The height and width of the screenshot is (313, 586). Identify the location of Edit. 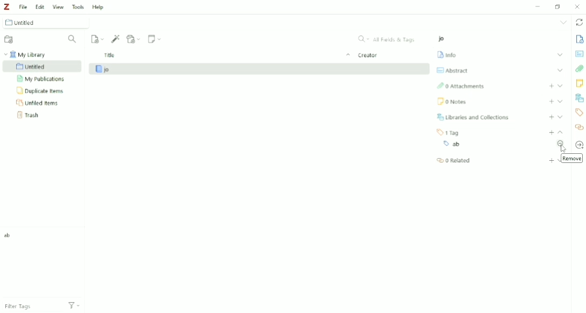
(40, 6).